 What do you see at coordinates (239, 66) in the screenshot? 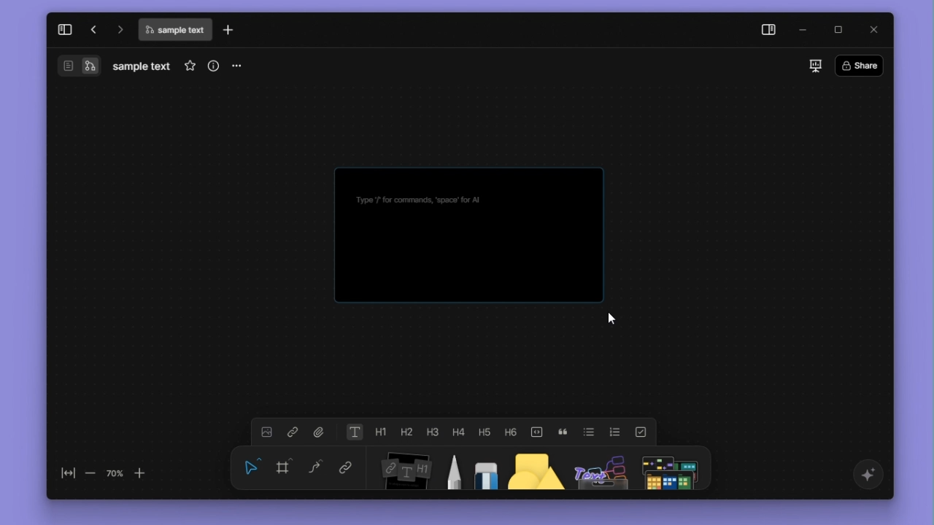
I see `more options` at bounding box center [239, 66].